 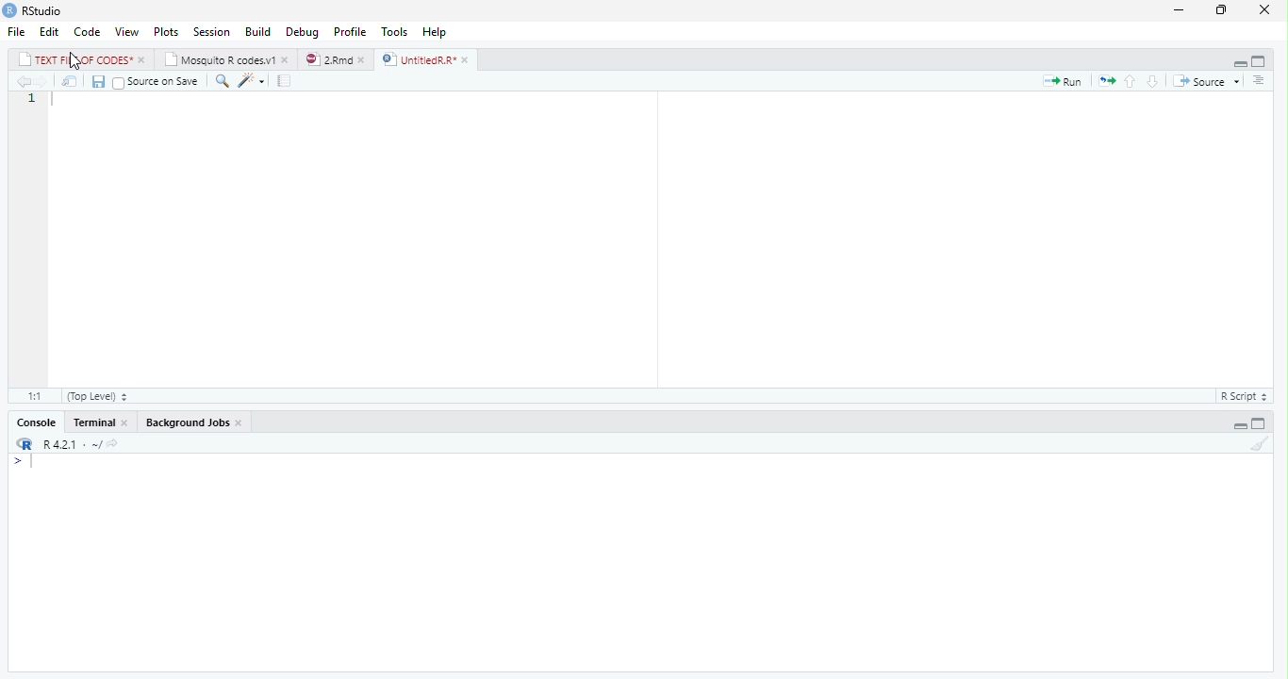 I want to click on Guidelines, so click(x=286, y=81).